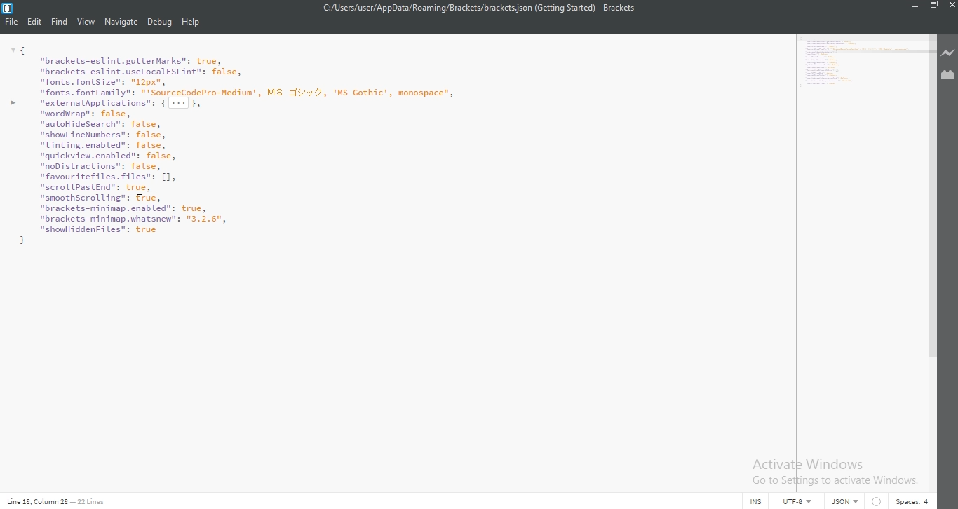  What do you see at coordinates (60, 22) in the screenshot?
I see `Find` at bounding box center [60, 22].